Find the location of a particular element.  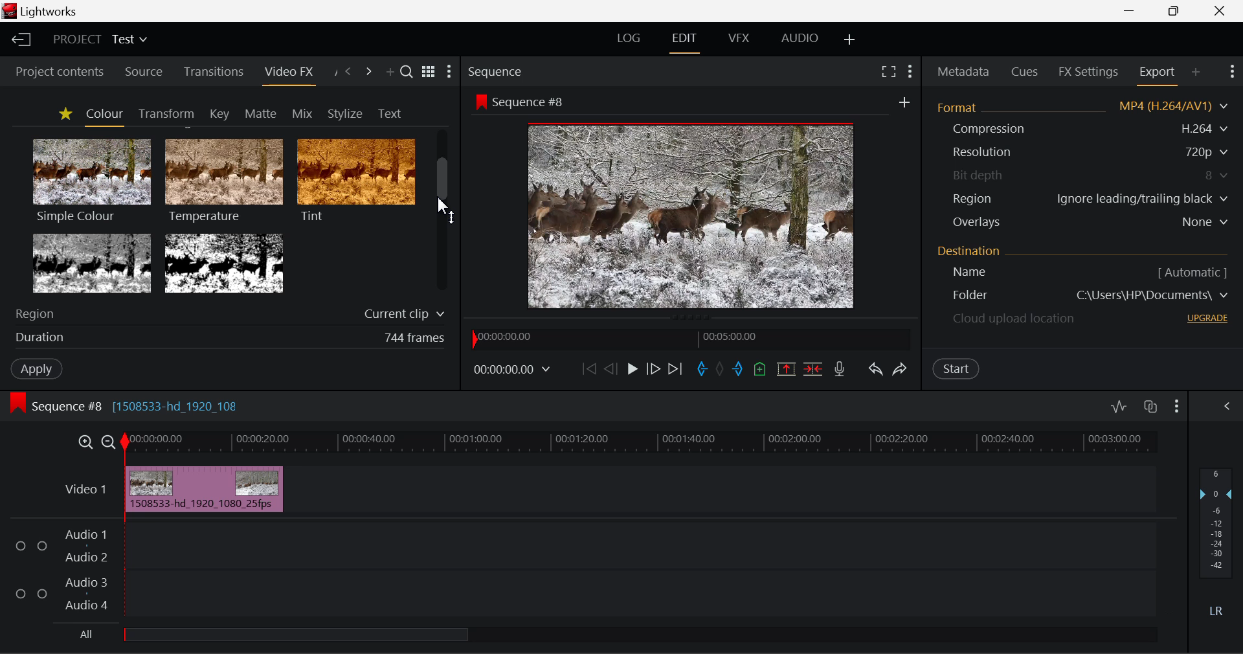

H.264  is located at coordinates (1207, 128).